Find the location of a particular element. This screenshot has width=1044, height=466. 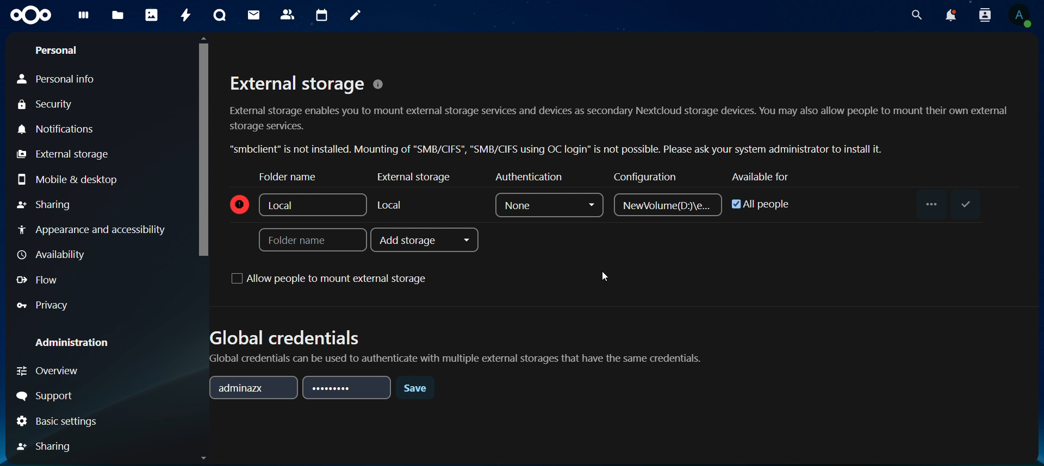

Global credentials
Global credentials can be used to authenticate with multiple external storages that have the same credentials. is located at coordinates (462, 343).